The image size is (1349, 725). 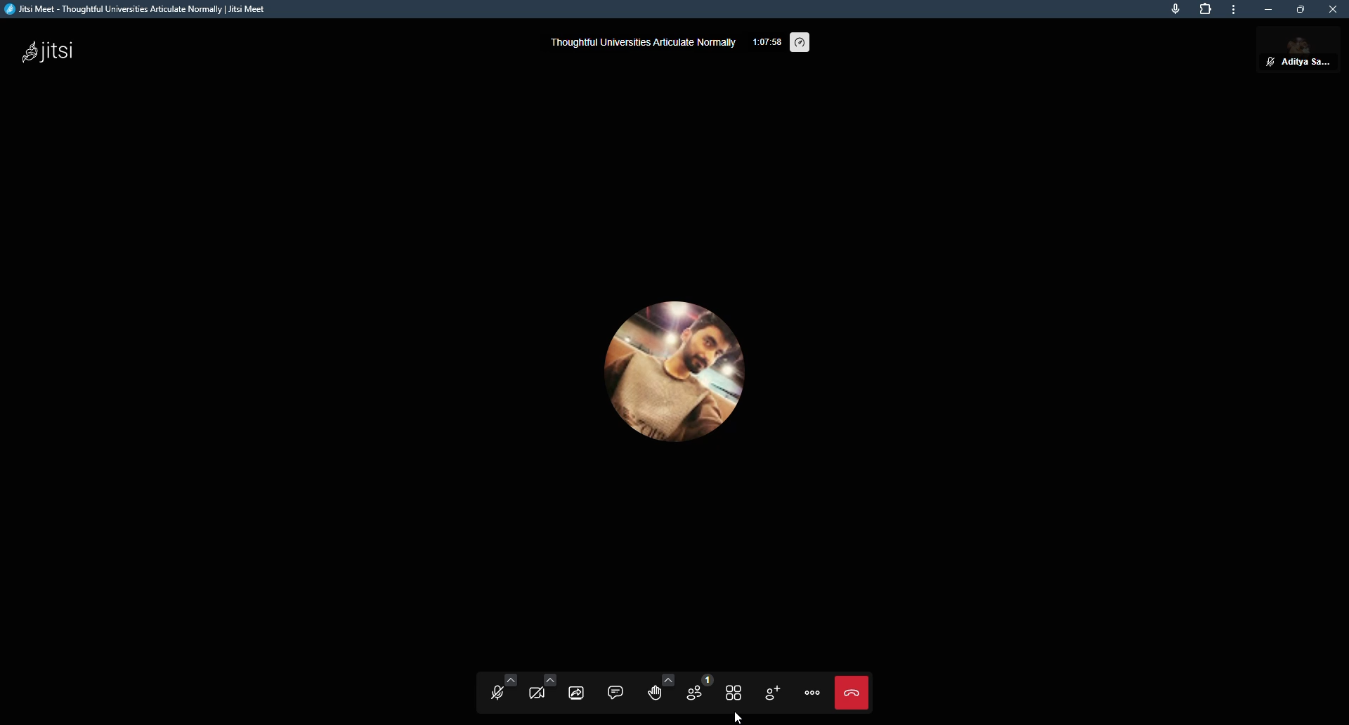 I want to click on invite people, so click(x=776, y=691).